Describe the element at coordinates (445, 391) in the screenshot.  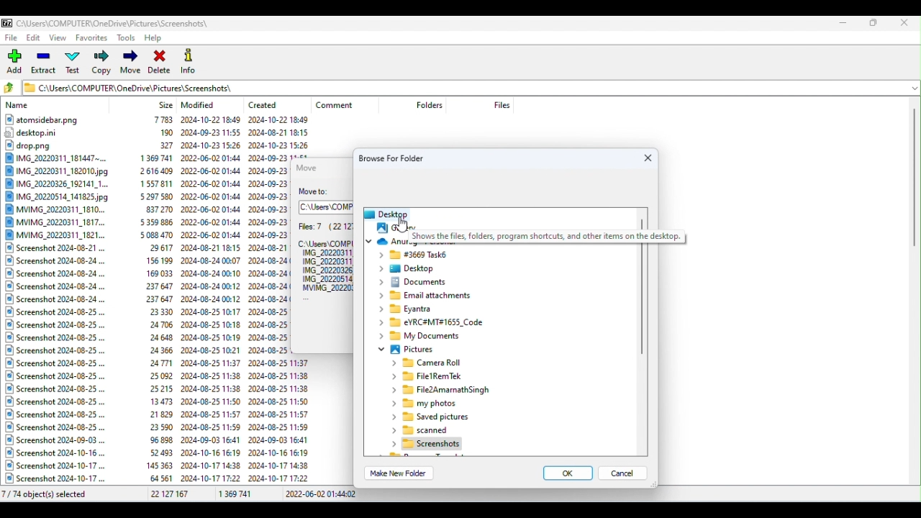
I see `File` at that location.